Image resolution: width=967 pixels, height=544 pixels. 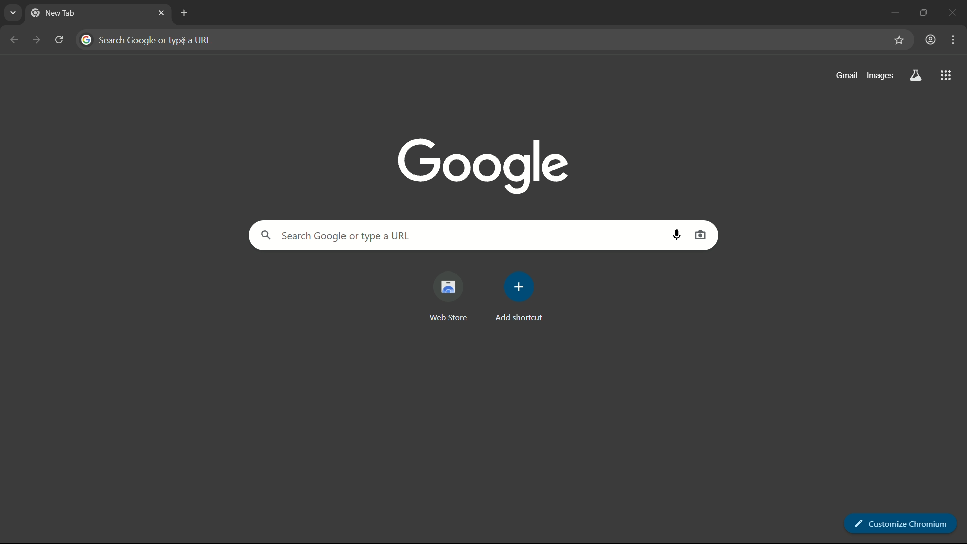 I want to click on close, so click(x=955, y=13).